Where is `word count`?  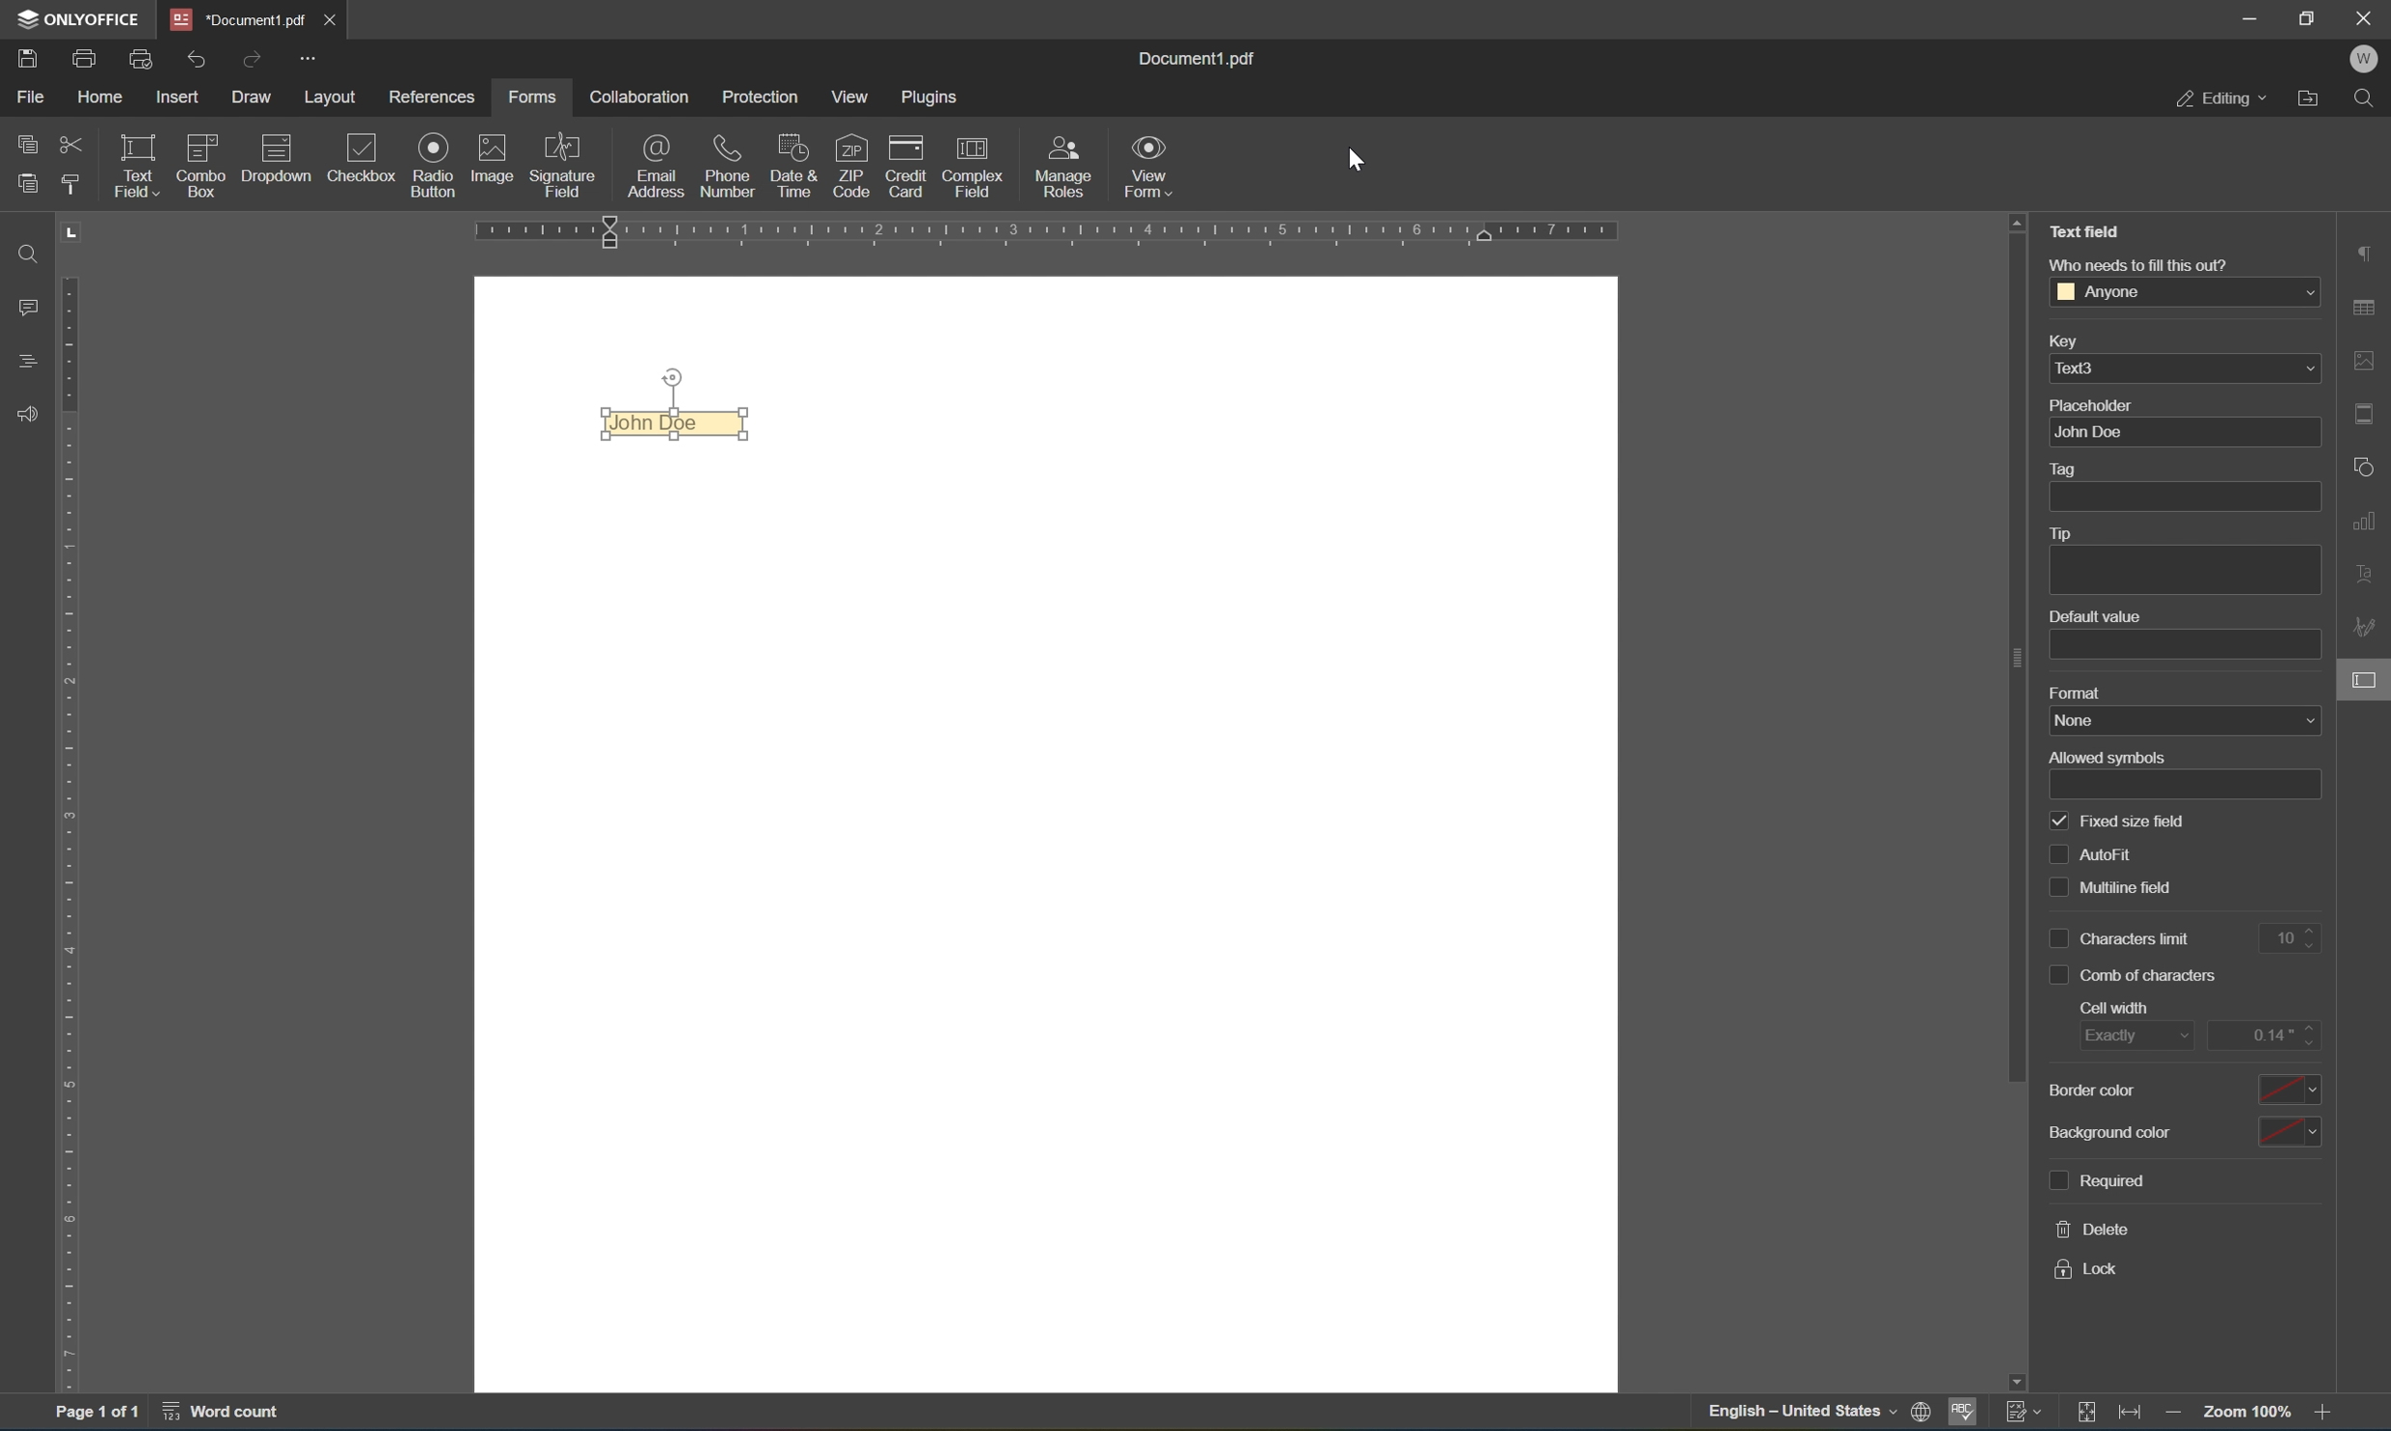 word count is located at coordinates (228, 1415).